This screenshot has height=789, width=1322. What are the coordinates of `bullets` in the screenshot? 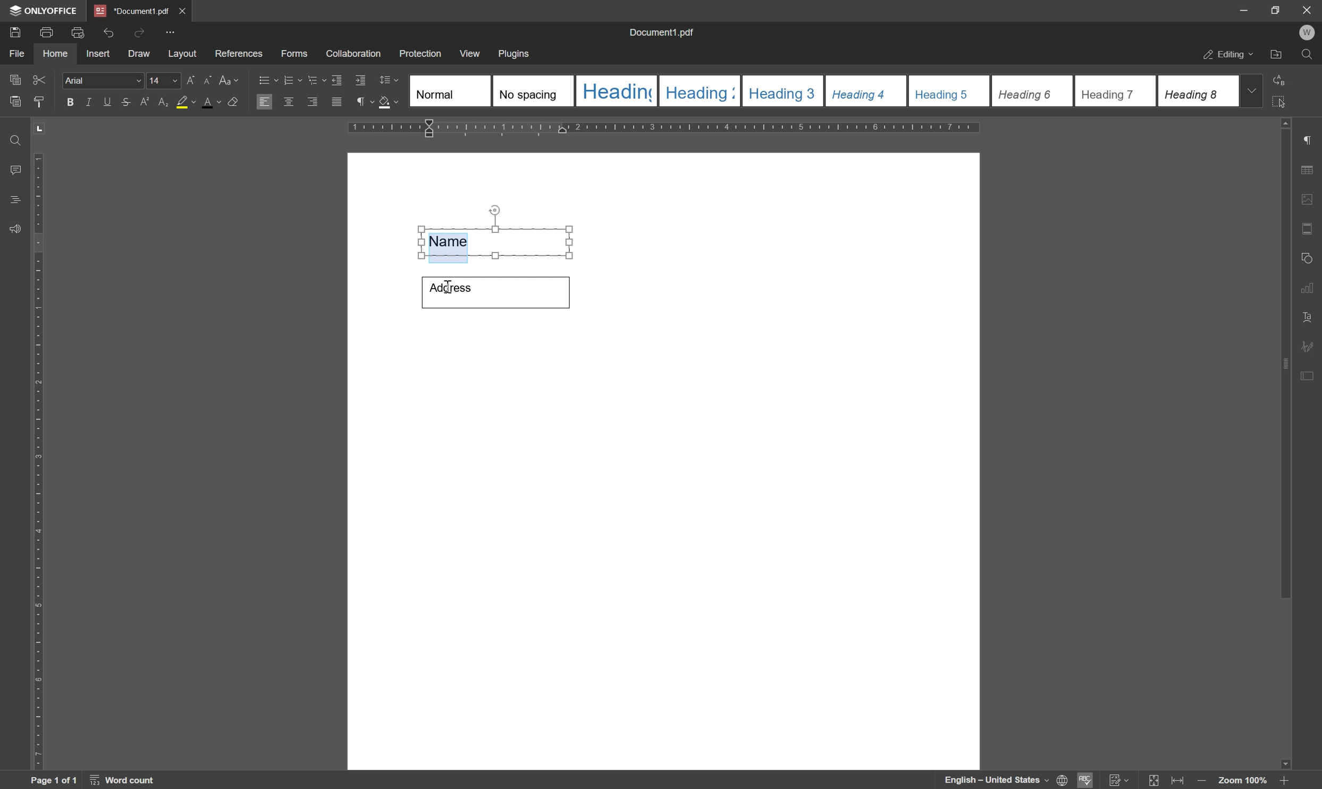 It's located at (266, 79).